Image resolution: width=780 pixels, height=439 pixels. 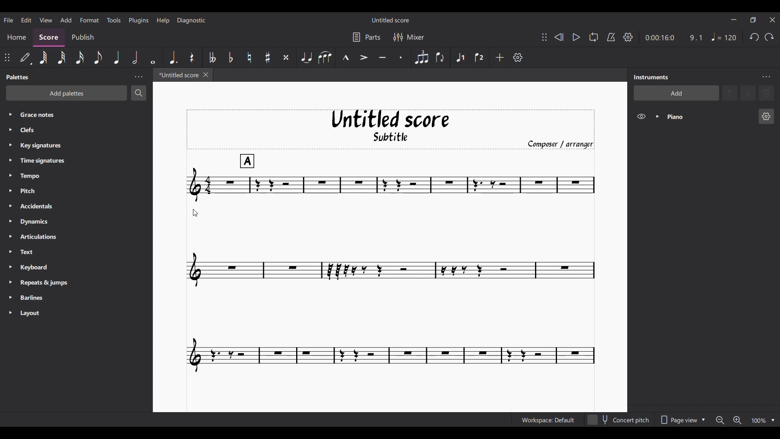 I want to click on Ratio and duration of current note in score, so click(x=674, y=37).